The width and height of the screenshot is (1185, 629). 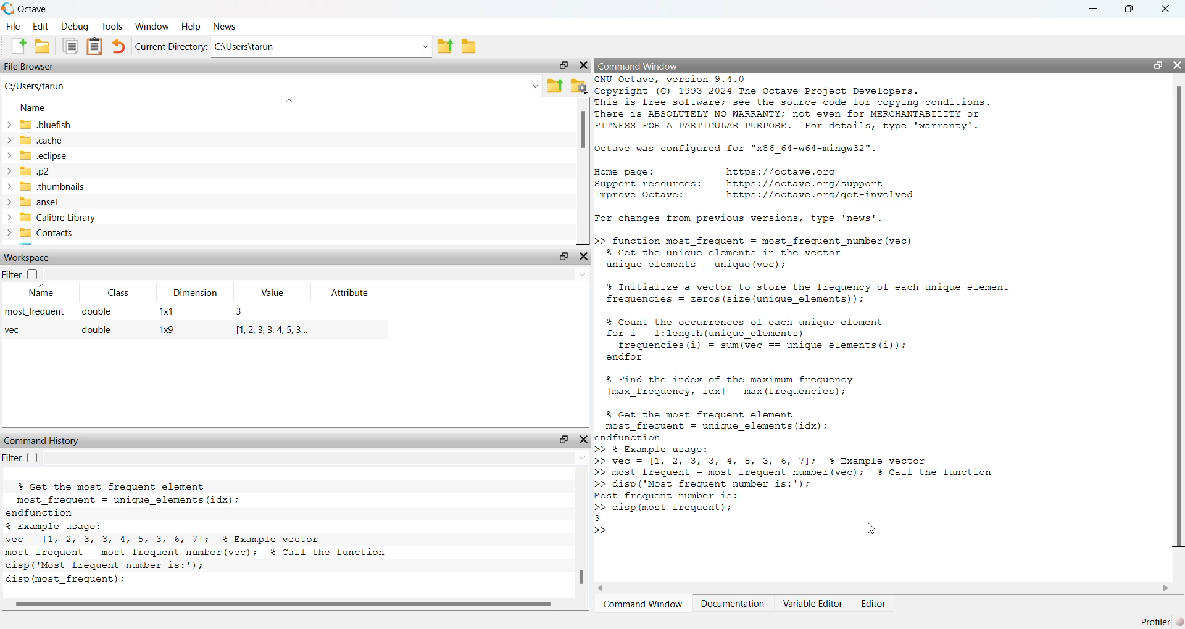 I want to click on vertical scroll bar, so click(x=1176, y=327).